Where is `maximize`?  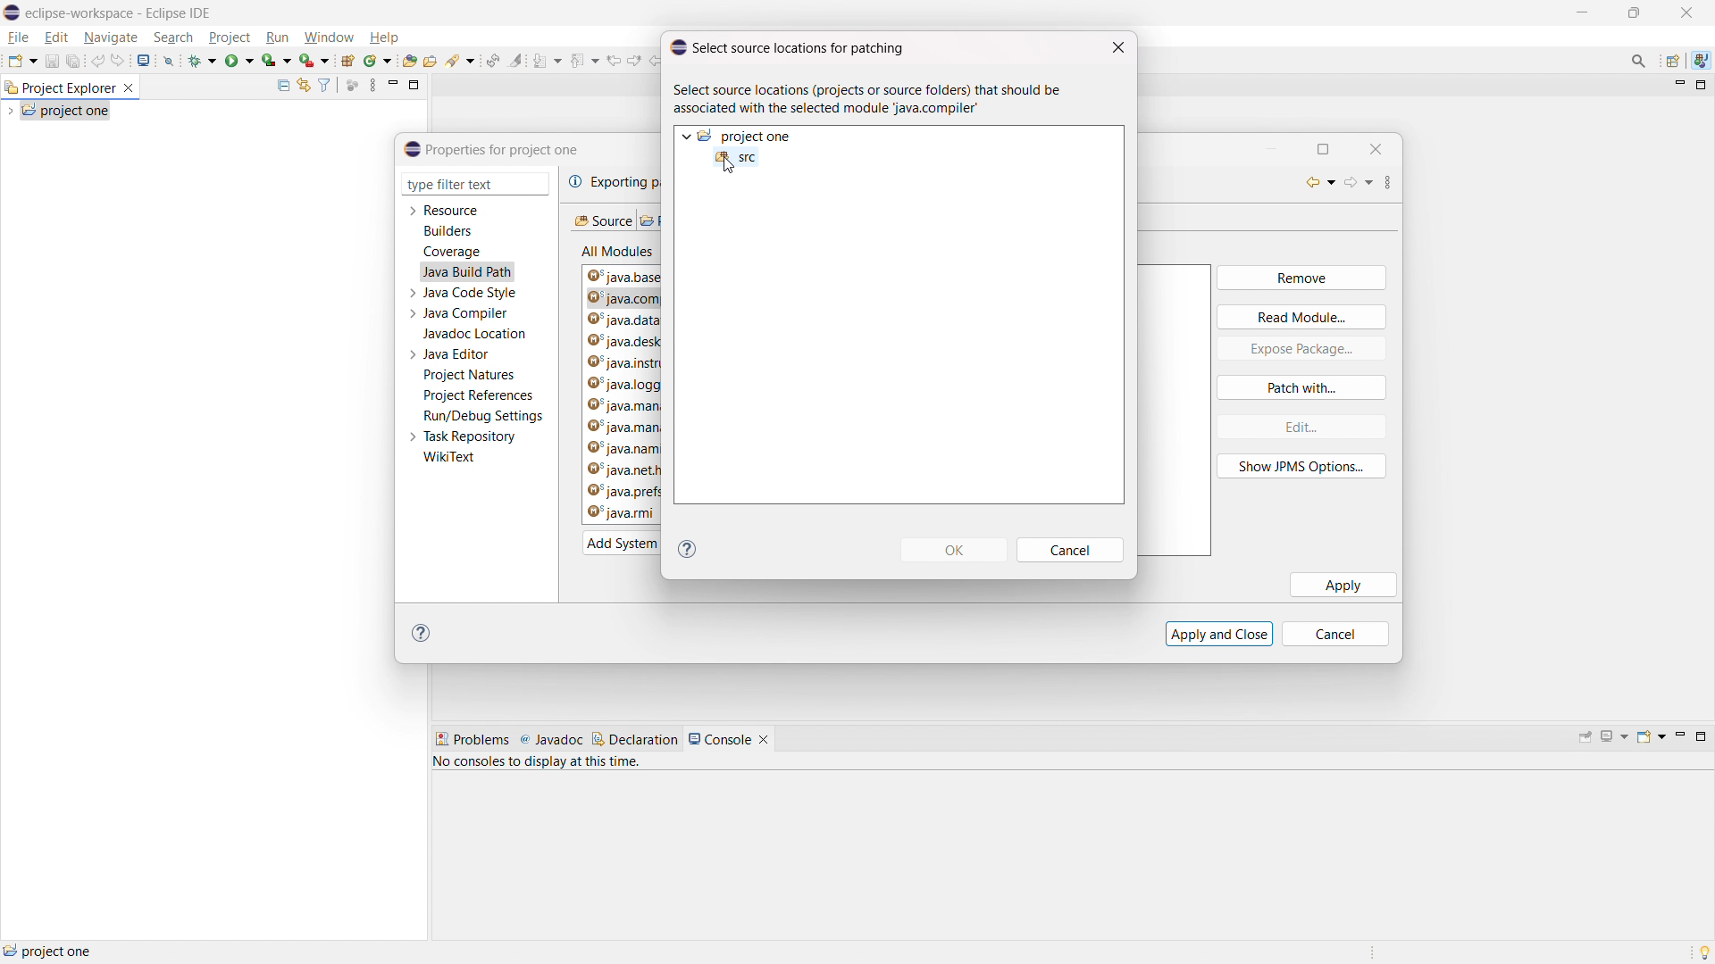 maximize is located at coordinates (1581, 12).